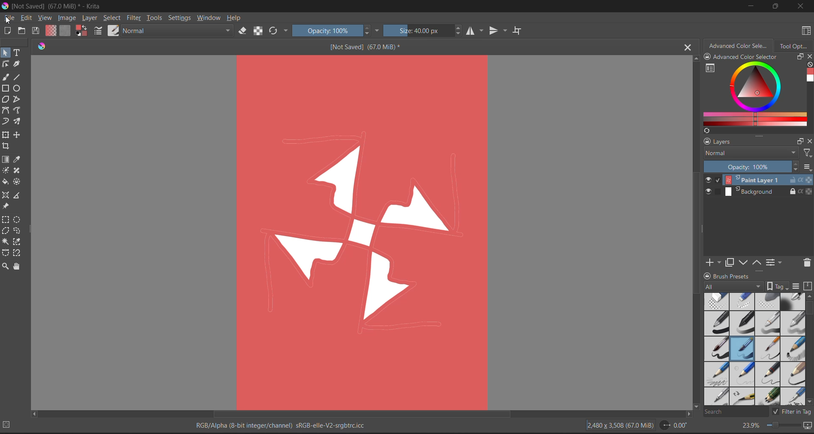  I want to click on preserve alpha, so click(258, 31).